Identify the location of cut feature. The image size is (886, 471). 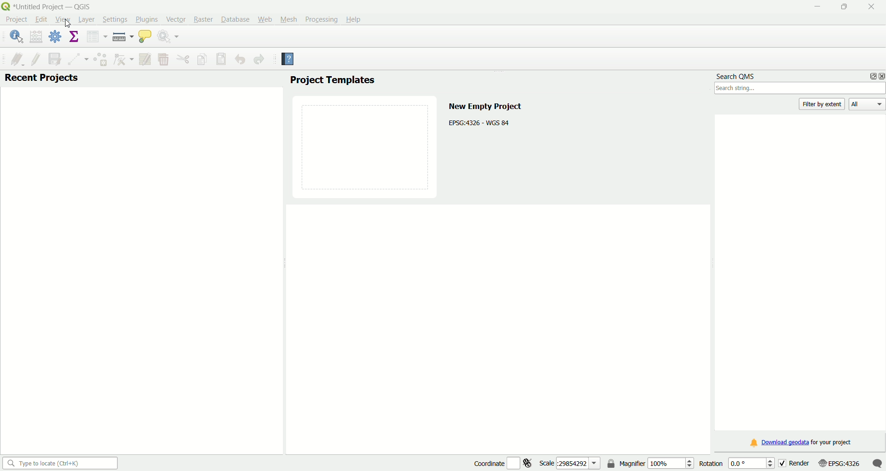
(184, 59).